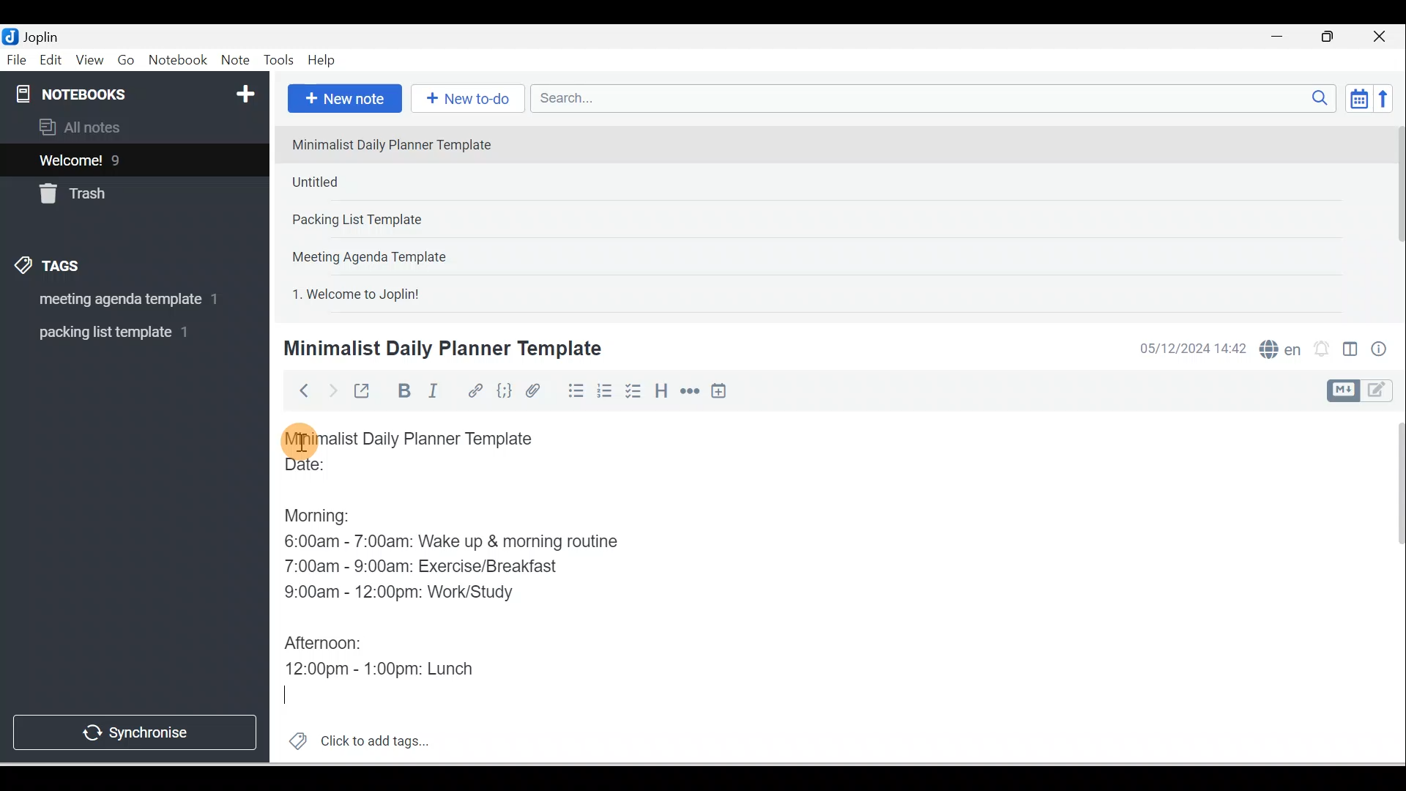  Describe the element at coordinates (177, 61) in the screenshot. I see `Notebook` at that location.